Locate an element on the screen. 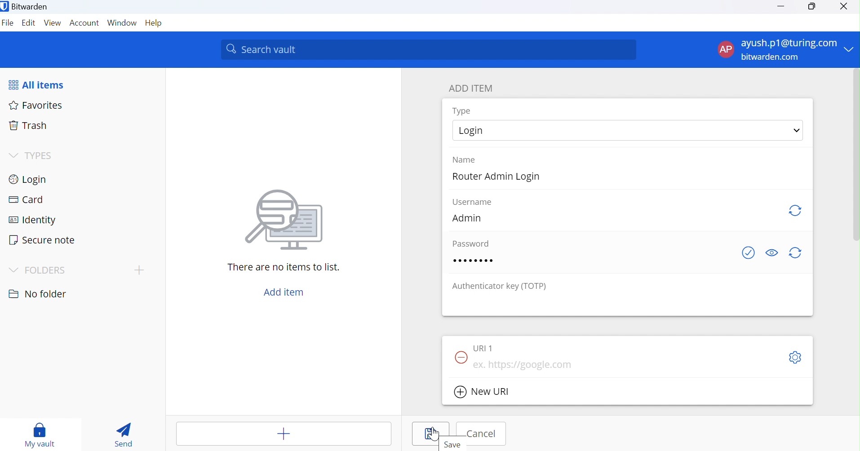  Name is located at coordinates (469, 159).